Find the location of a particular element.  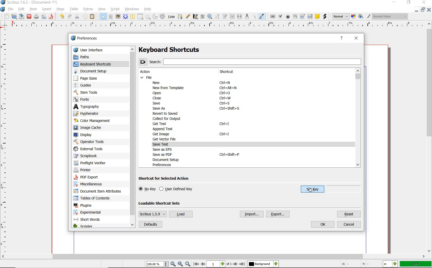

pdf text field is located at coordinates (295, 17).